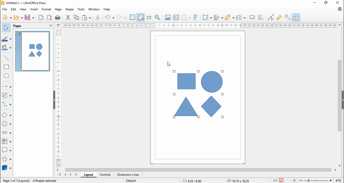  What do you see at coordinates (6, 86) in the screenshot?
I see `lines and arrows` at bounding box center [6, 86].